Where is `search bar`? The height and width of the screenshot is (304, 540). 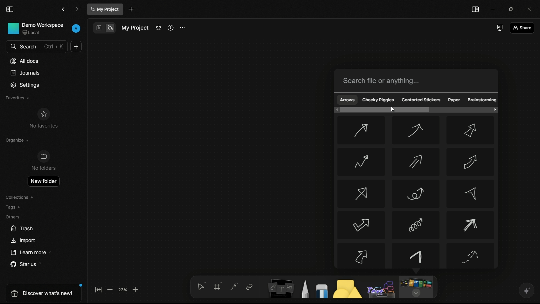 search bar is located at coordinates (36, 46).